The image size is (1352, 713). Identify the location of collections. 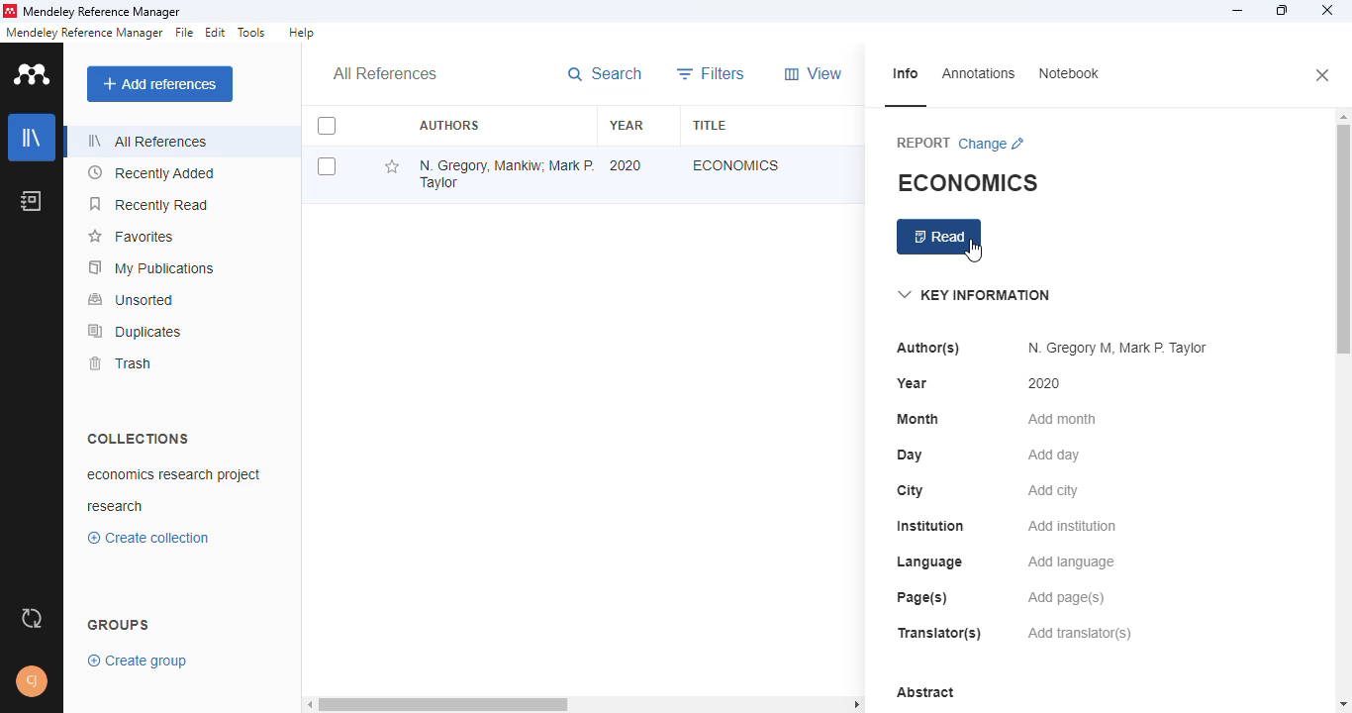
(139, 438).